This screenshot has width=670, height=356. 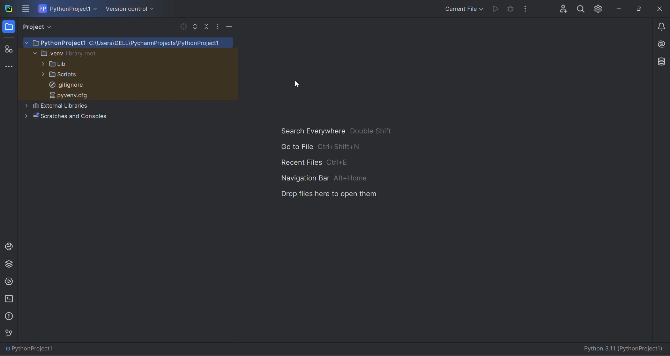 I want to click on project name, so click(x=67, y=8).